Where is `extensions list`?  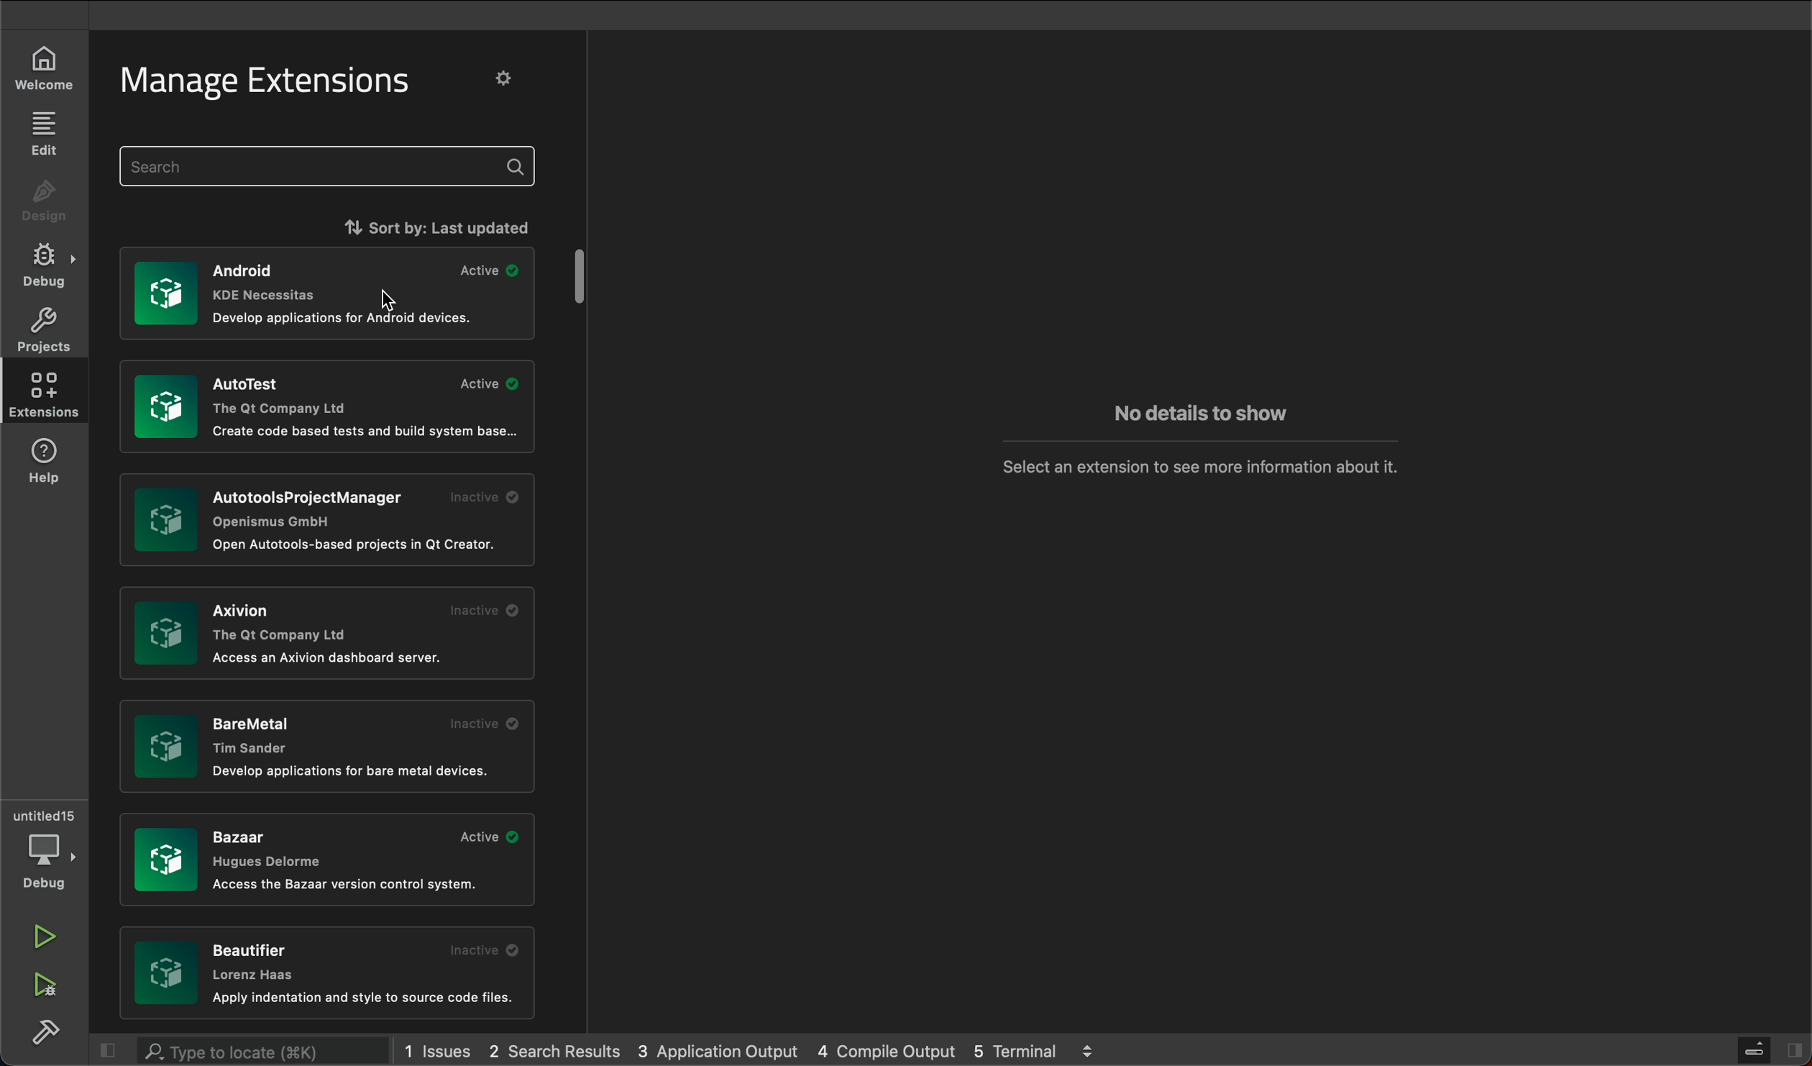
extensions list is located at coordinates (329, 637).